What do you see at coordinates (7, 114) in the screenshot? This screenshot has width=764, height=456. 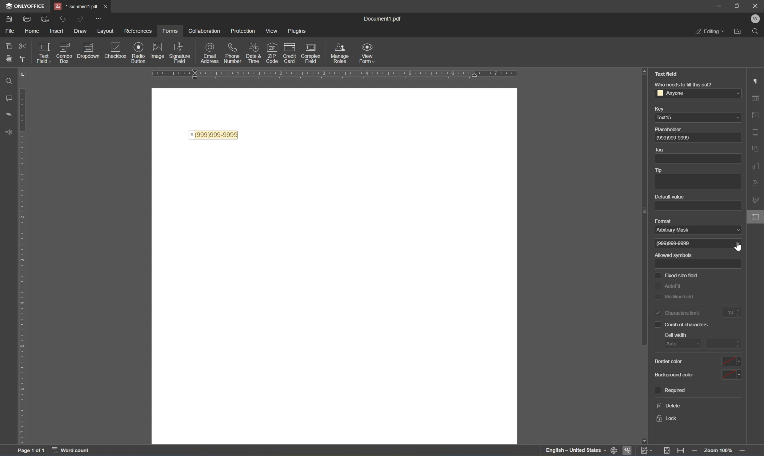 I see `headings` at bounding box center [7, 114].